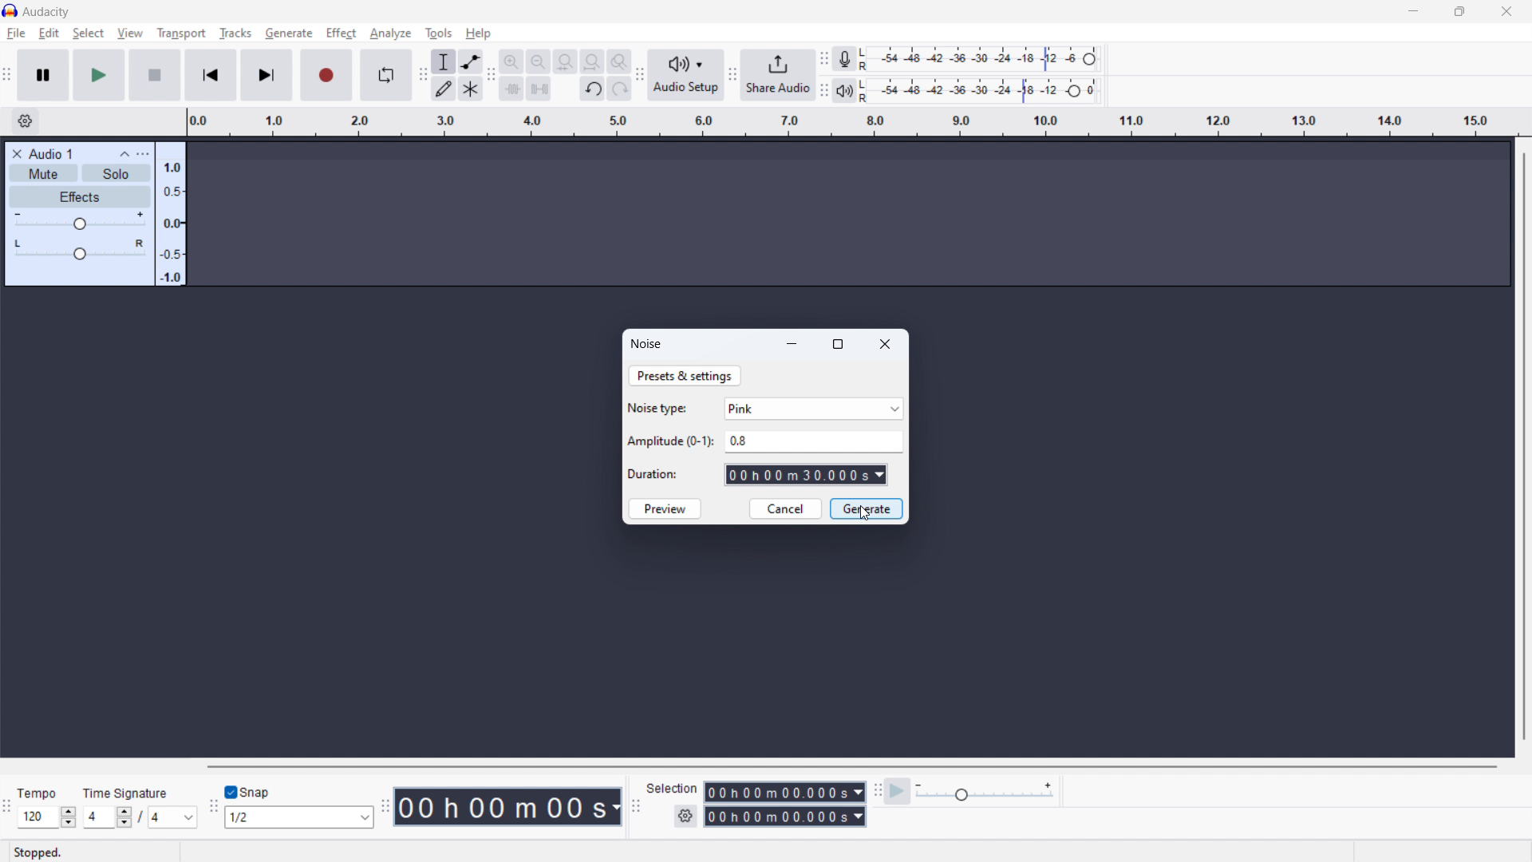 Image resolution: width=1532 pixels, height=862 pixels. Describe the element at coordinates (38, 852) in the screenshot. I see `Stopped` at that location.